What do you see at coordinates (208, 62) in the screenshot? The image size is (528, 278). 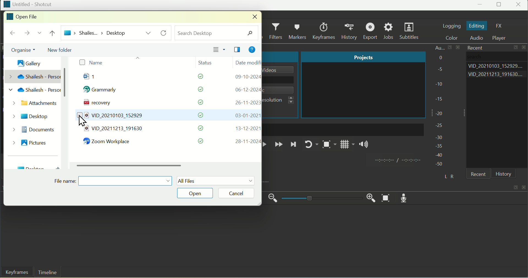 I see `Status` at bounding box center [208, 62].